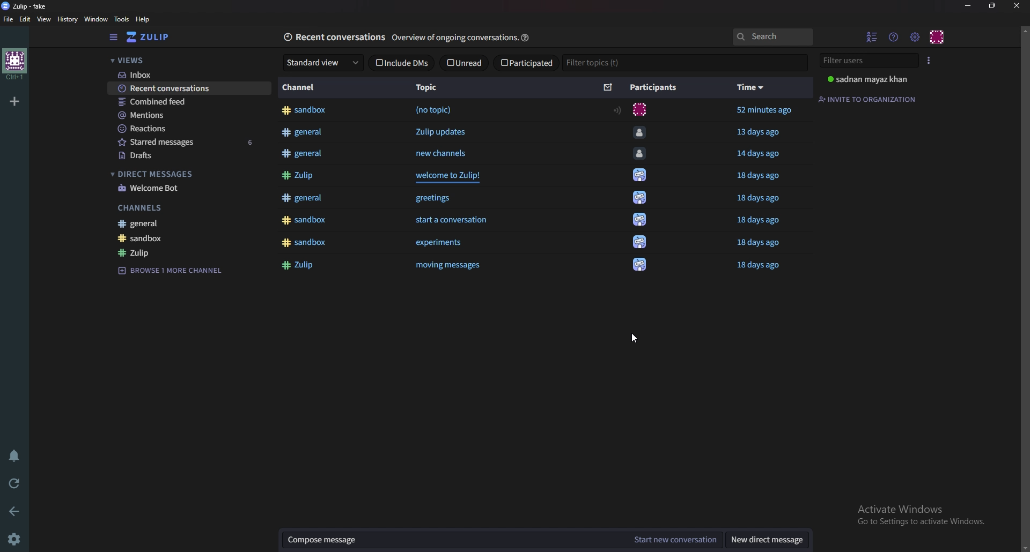 This screenshot has height=552, width=1030. Describe the element at coordinates (447, 132) in the screenshot. I see `Zulip updates` at that location.